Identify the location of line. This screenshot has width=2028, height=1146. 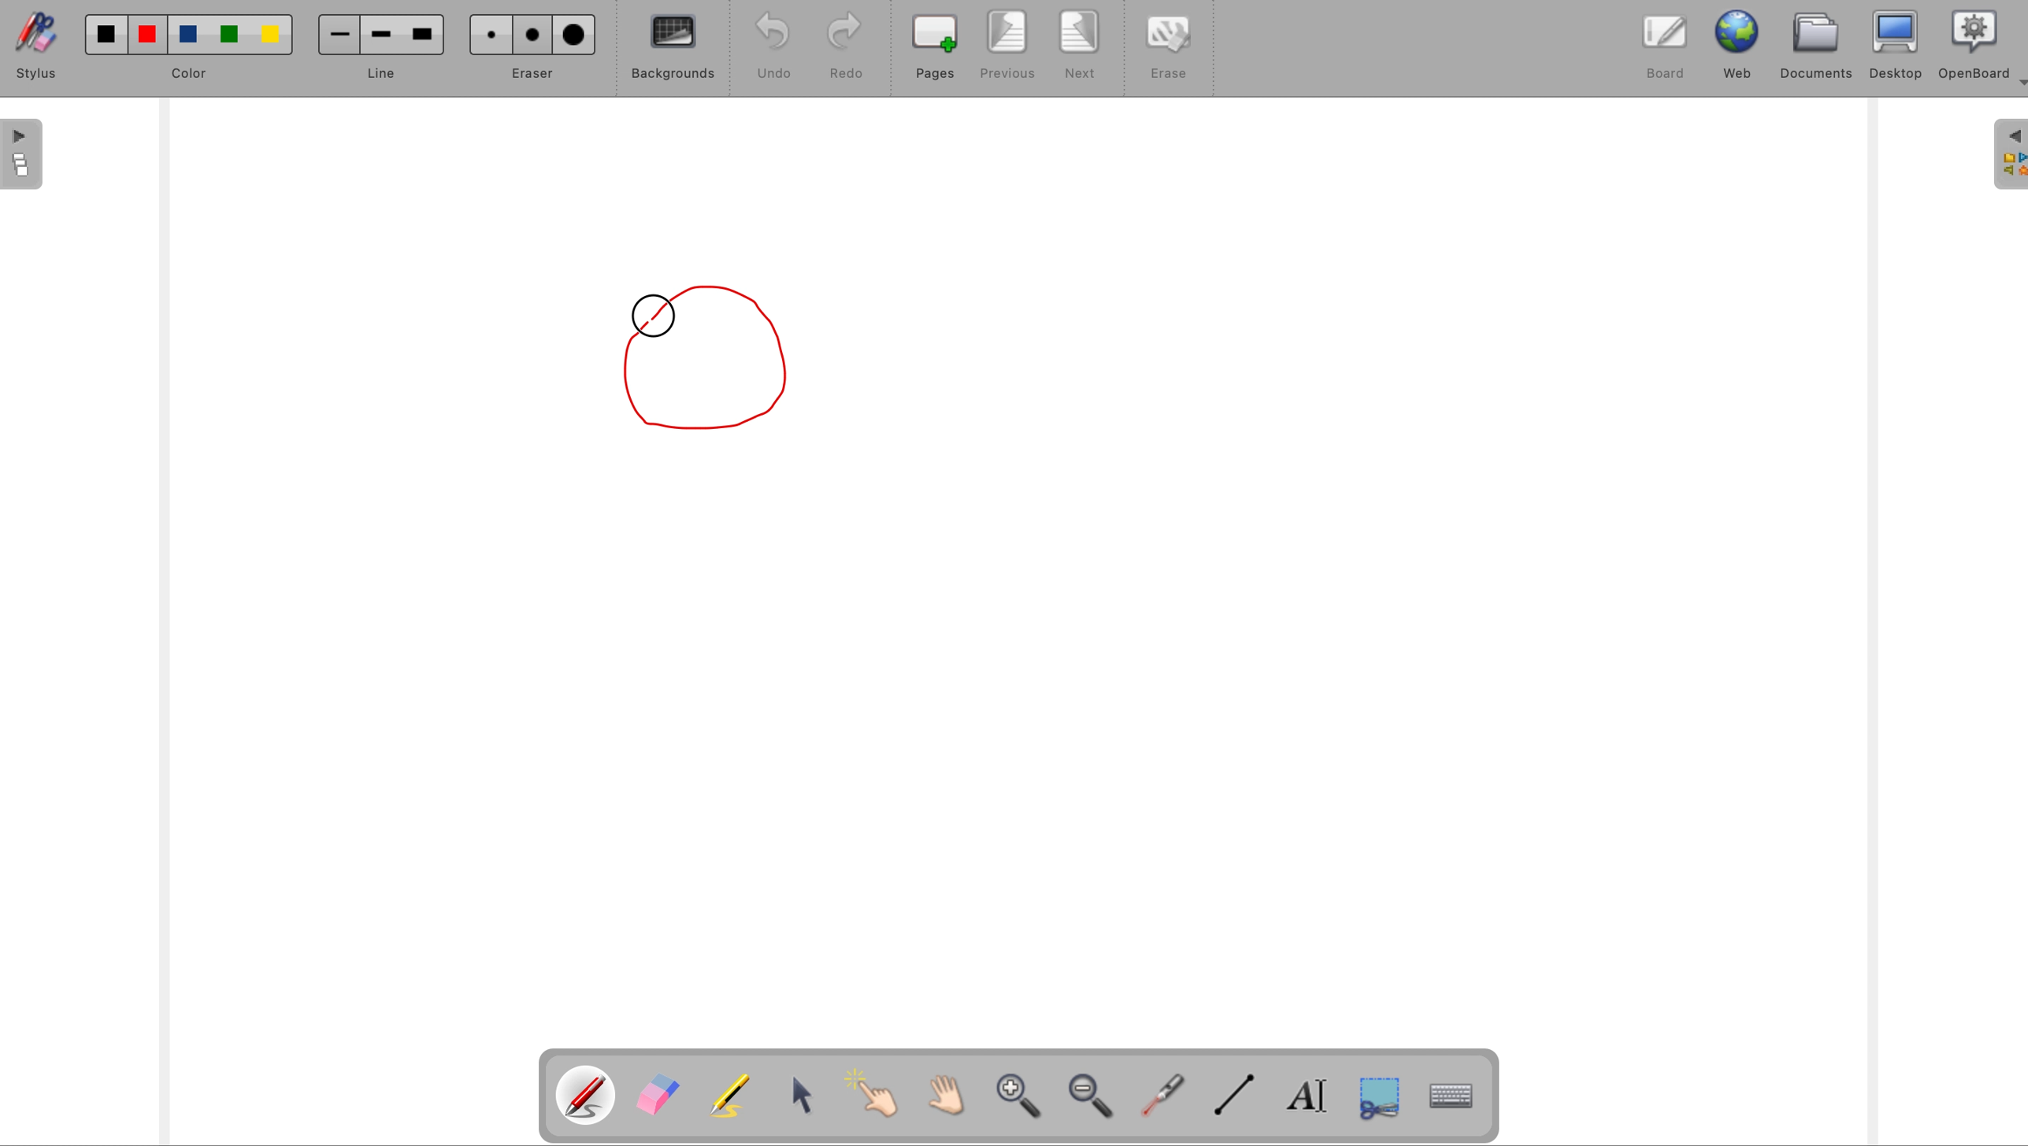
(377, 49).